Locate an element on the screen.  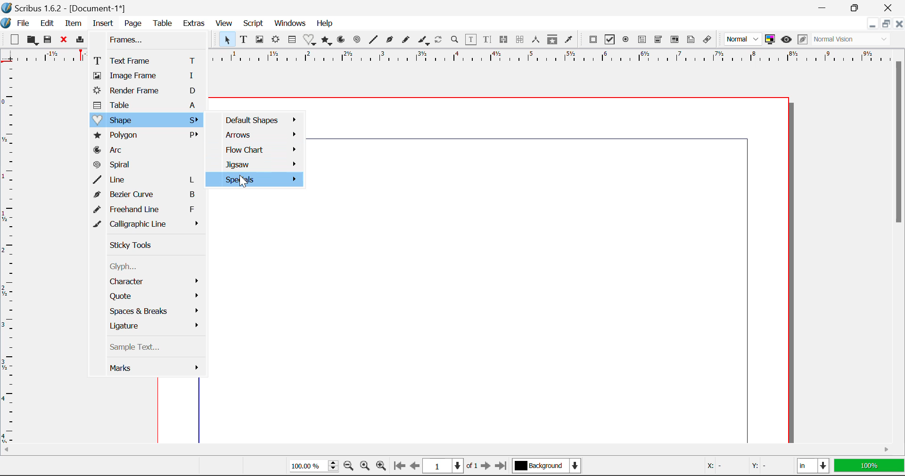
Default Shapes is located at coordinates (255, 118).